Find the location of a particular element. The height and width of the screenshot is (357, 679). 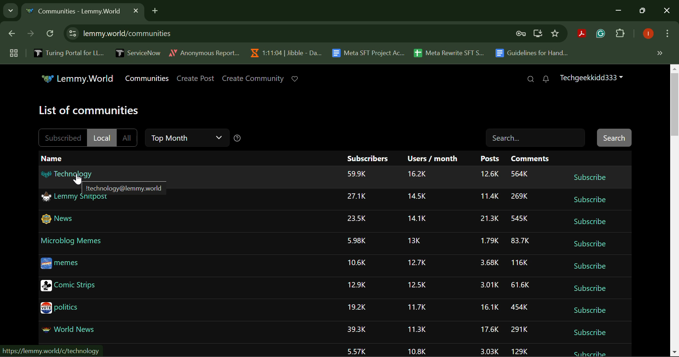

All Filter Unselected is located at coordinates (127, 136).